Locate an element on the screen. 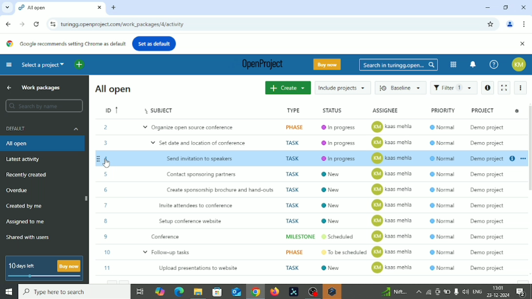 The height and width of the screenshot is (299, 532). Assignee is located at coordinates (393, 110).